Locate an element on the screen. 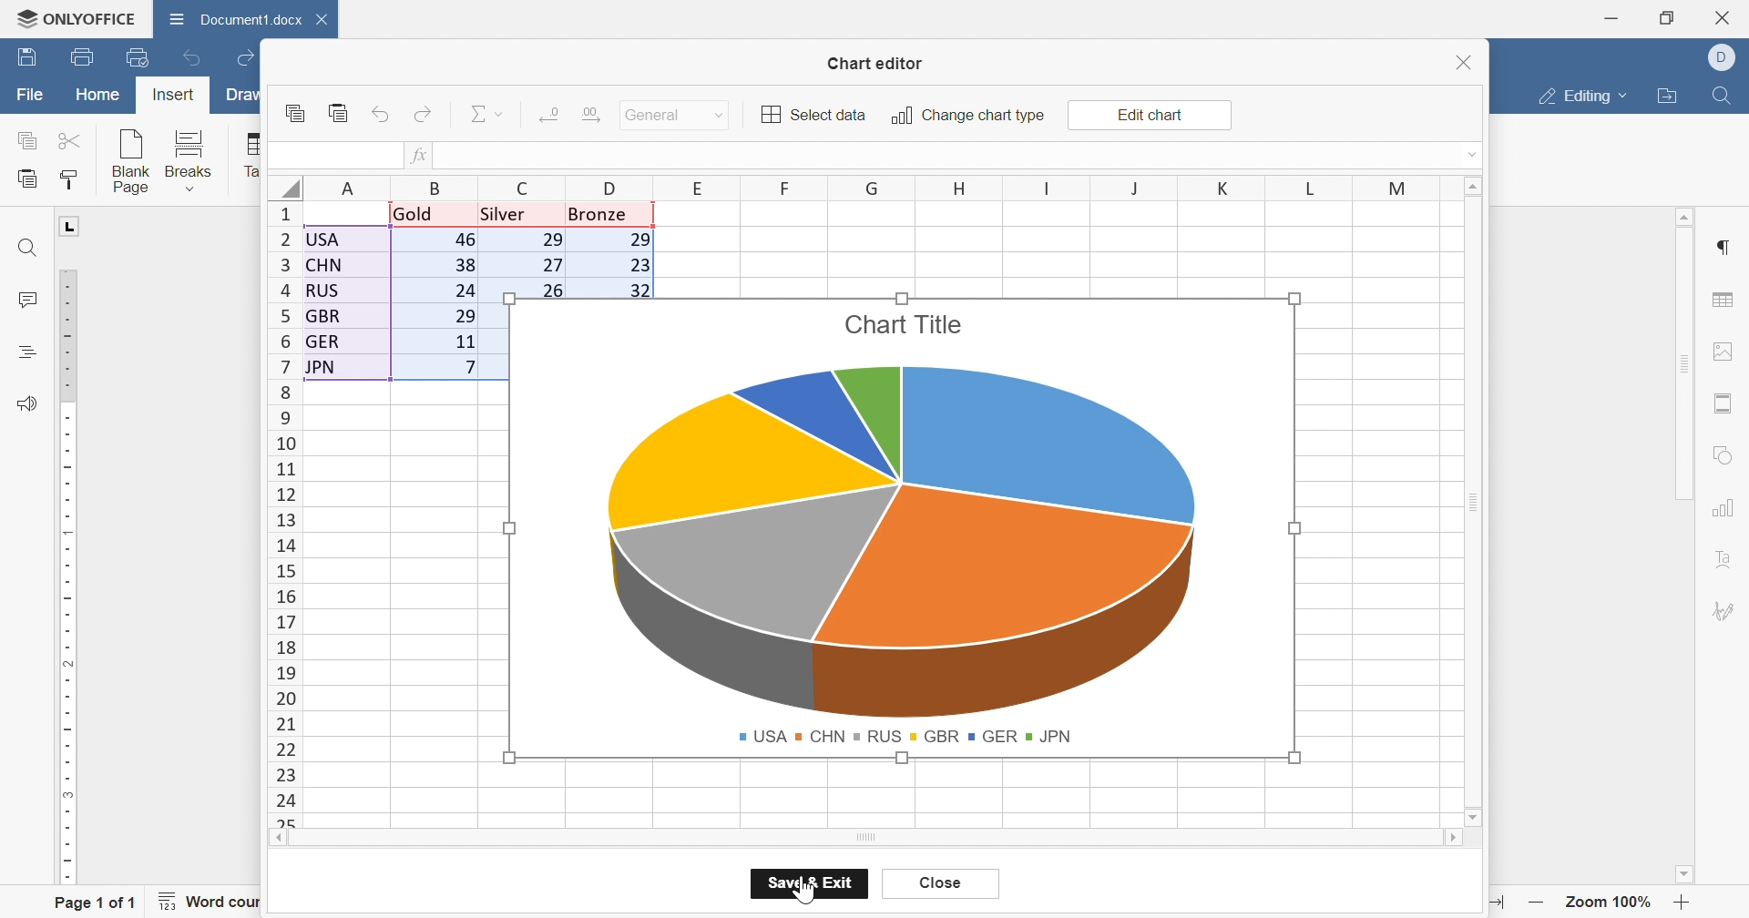 Image resolution: width=1749 pixels, height=918 pixels. Drop down is located at coordinates (1474, 158).